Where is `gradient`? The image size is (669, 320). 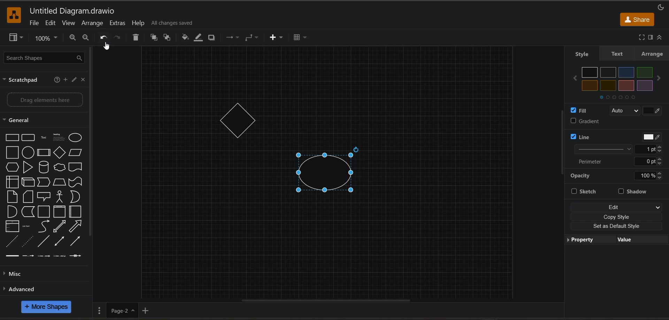
gradient is located at coordinates (590, 121).